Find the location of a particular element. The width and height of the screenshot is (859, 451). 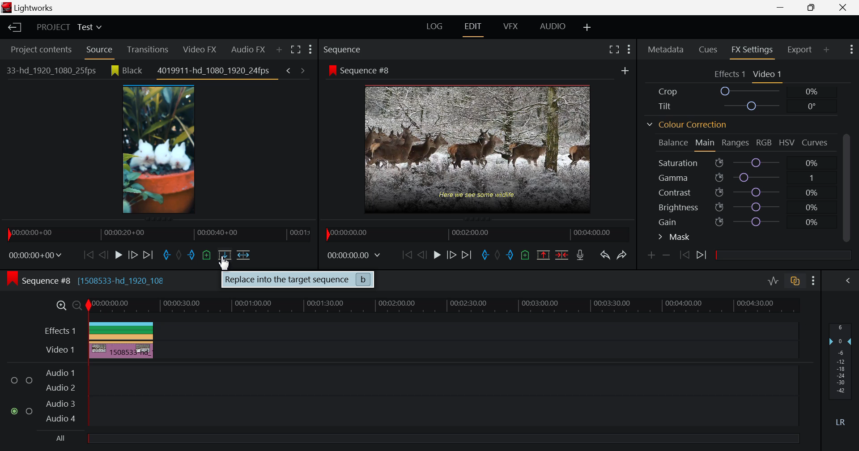

Go Forward is located at coordinates (132, 255).